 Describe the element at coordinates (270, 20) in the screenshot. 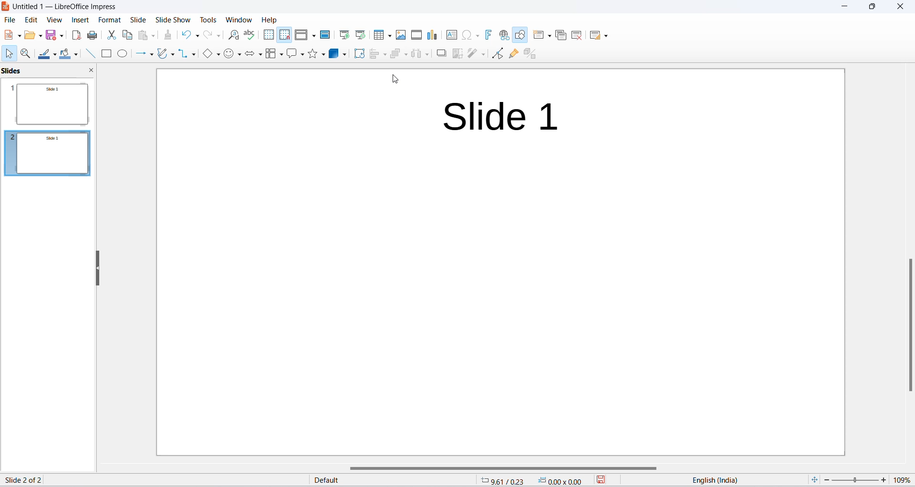

I see `Help` at that location.